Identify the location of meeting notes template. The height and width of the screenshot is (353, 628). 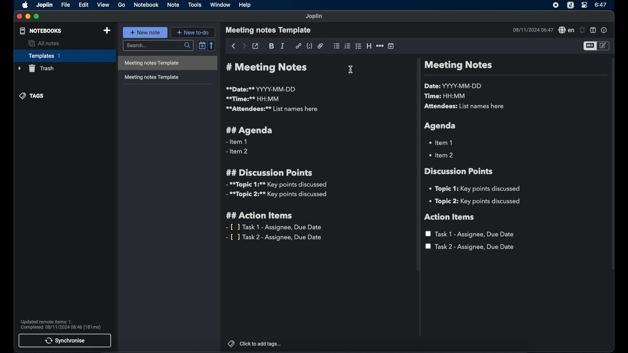
(167, 63).